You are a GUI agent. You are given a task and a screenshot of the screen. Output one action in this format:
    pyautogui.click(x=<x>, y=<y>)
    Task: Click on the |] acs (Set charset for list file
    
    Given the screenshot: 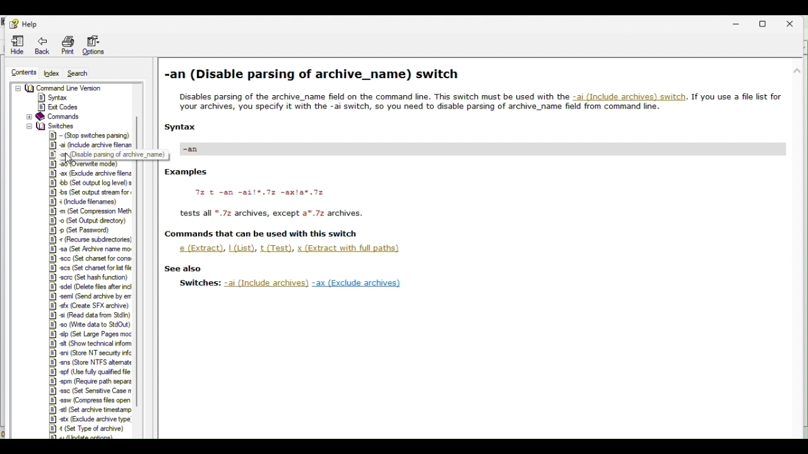 What is the action you would take?
    pyautogui.click(x=90, y=269)
    